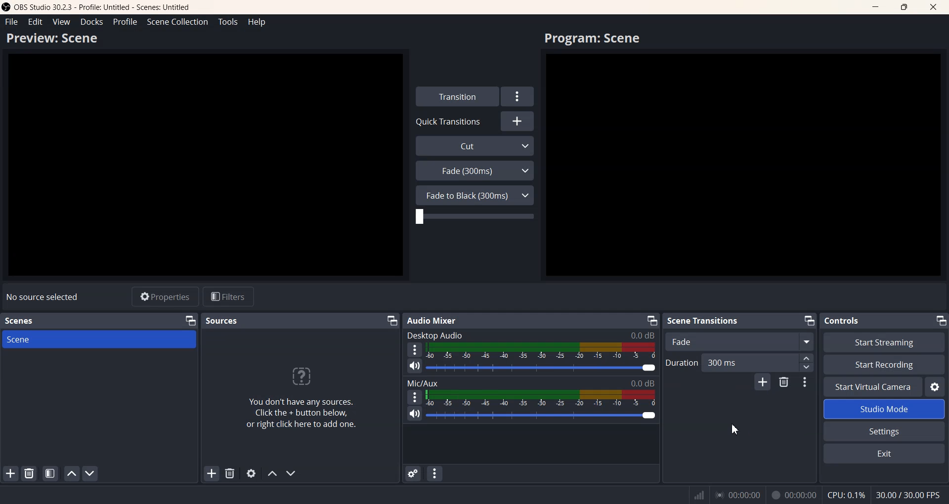  What do you see at coordinates (784, 382) in the screenshot?
I see `Remove configurable transition` at bounding box center [784, 382].